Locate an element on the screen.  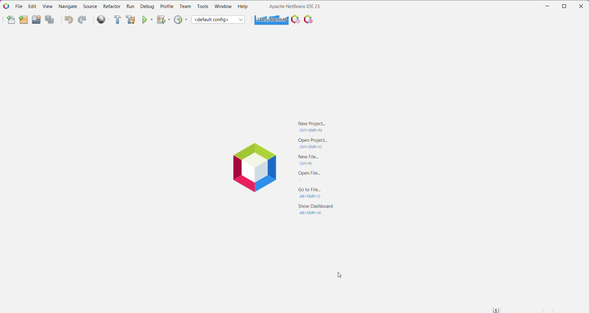
Run is located at coordinates (130, 7).